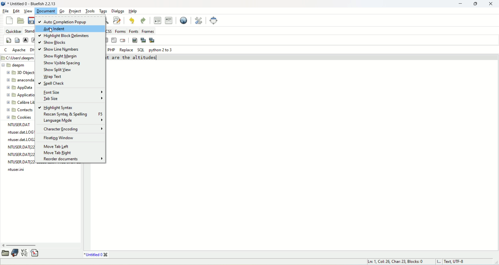 Image resolution: width=499 pixels, height=265 pixels. I want to click on emphasize, so click(34, 40).